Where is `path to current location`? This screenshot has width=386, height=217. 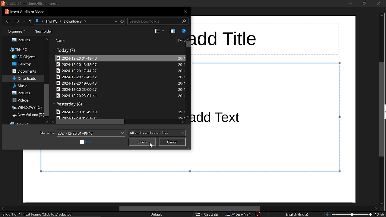 path to current location is located at coordinates (76, 21).